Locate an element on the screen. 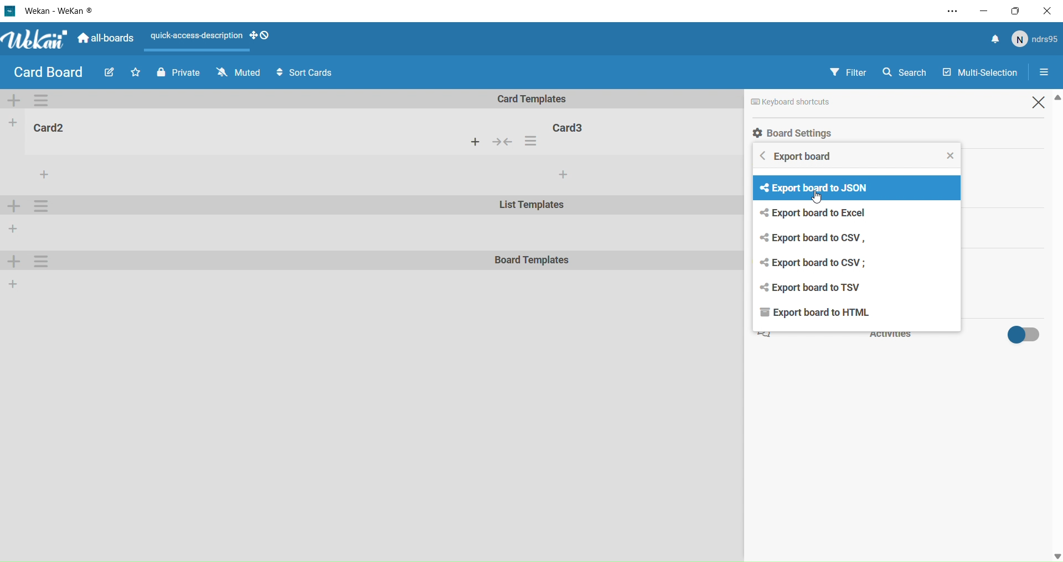 The image size is (1063, 562).  is located at coordinates (105, 40).